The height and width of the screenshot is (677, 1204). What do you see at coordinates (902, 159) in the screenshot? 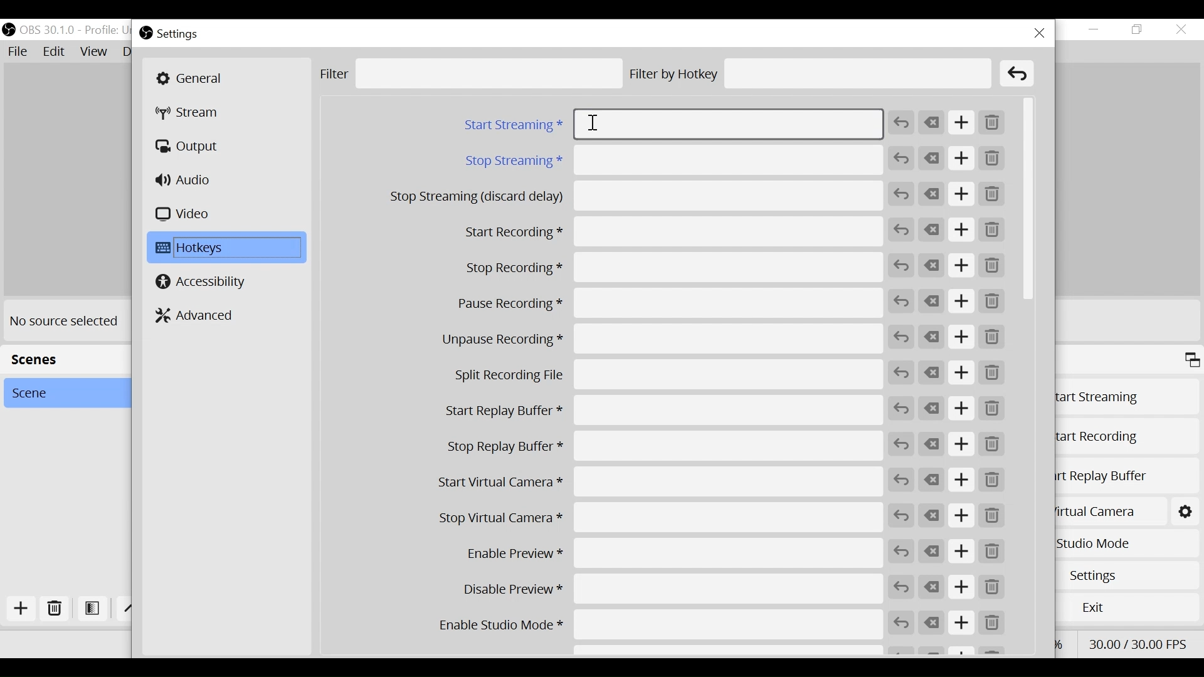
I see `Revert` at bounding box center [902, 159].